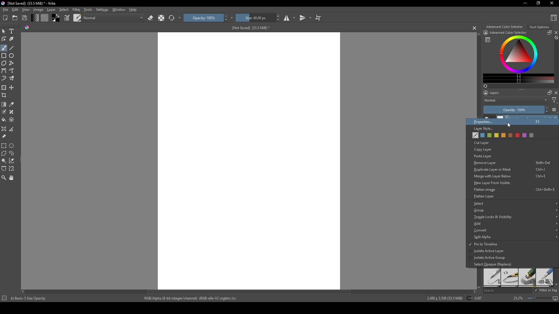 This screenshot has width=559, height=314. What do you see at coordinates (4, 119) in the screenshot?
I see `bucket fill` at bounding box center [4, 119].